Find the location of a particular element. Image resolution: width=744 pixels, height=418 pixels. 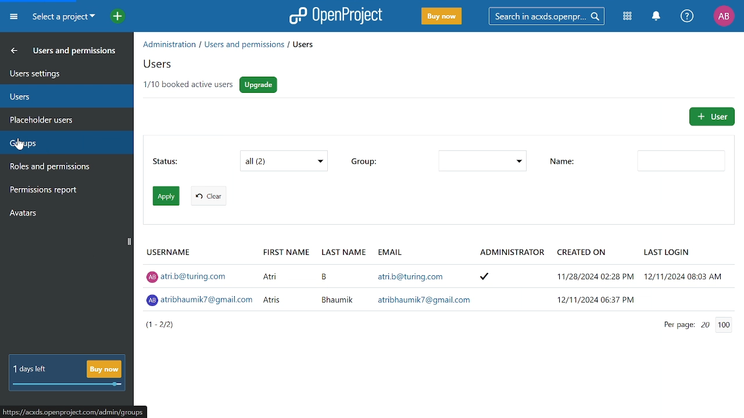

Per page user count is located at coordinates (700, 324).